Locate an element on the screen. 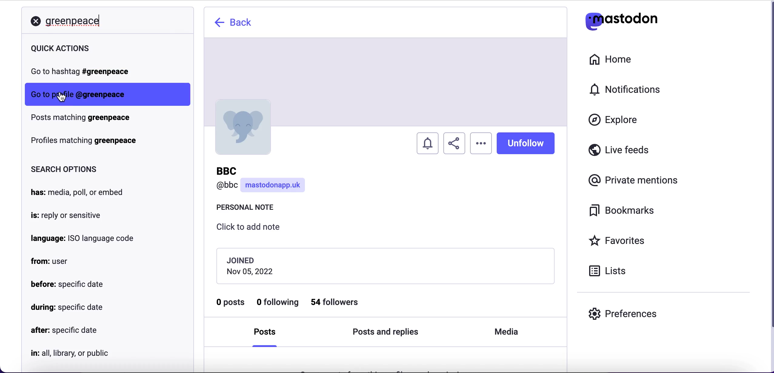  cursor is located at coordinates (60, 97).